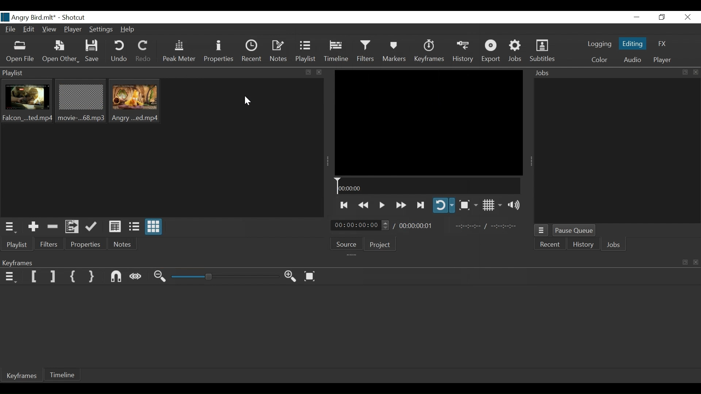 This screenshot has height=394, width=701. What do you see at coordinates (91, 277) in the screenshot?
I see `Set Second Simple Keyframe` at bounding box center [91, 277].